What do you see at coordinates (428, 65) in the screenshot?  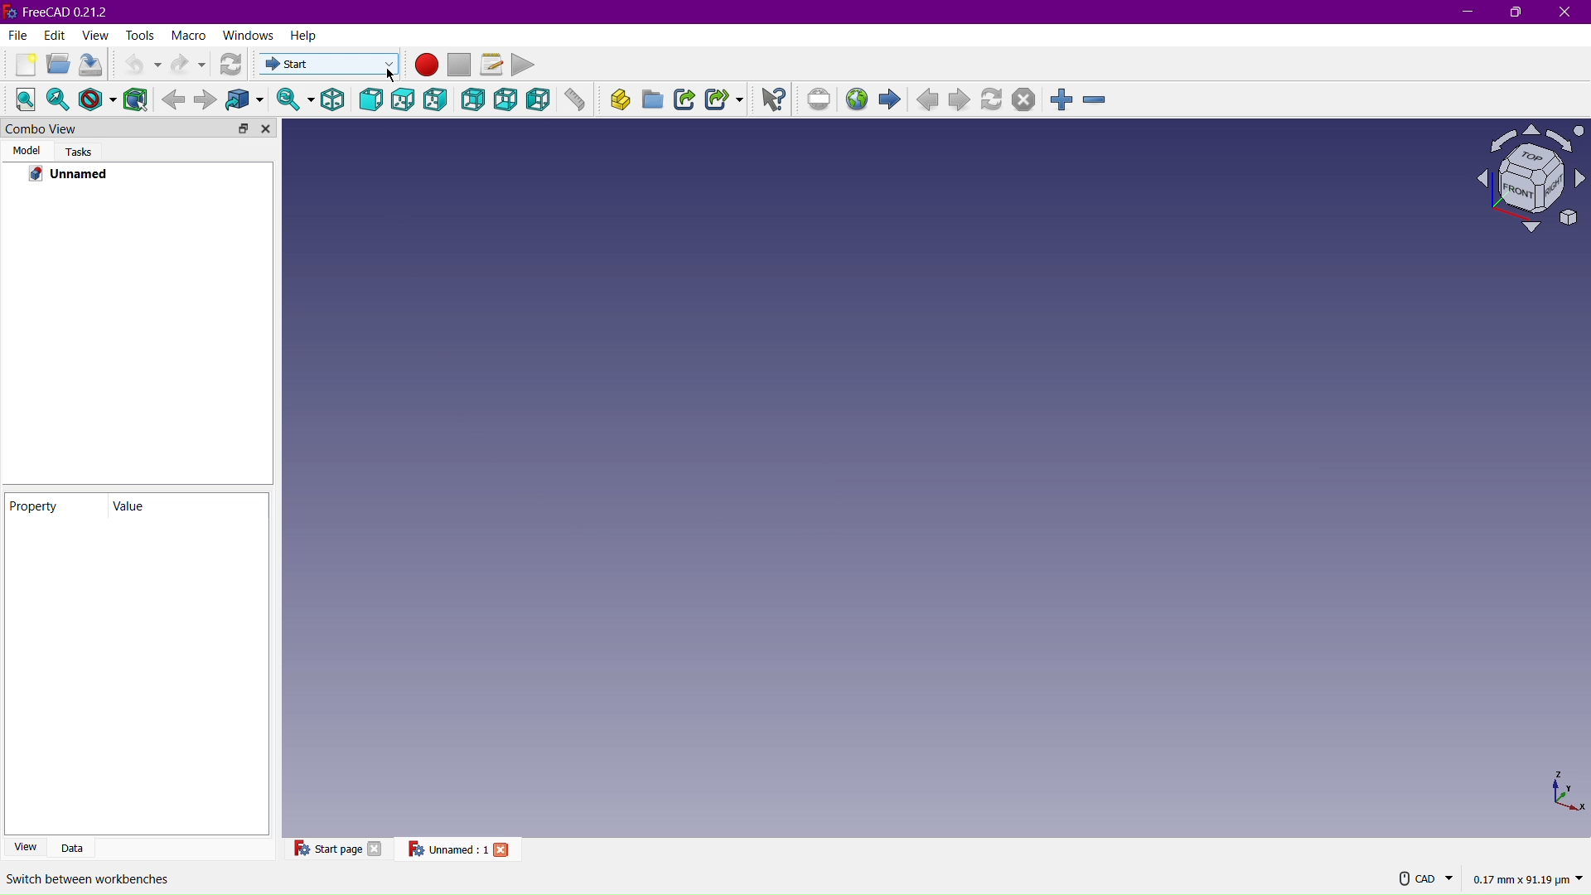 I see `Record Macro` at bounding box center [428, 65].